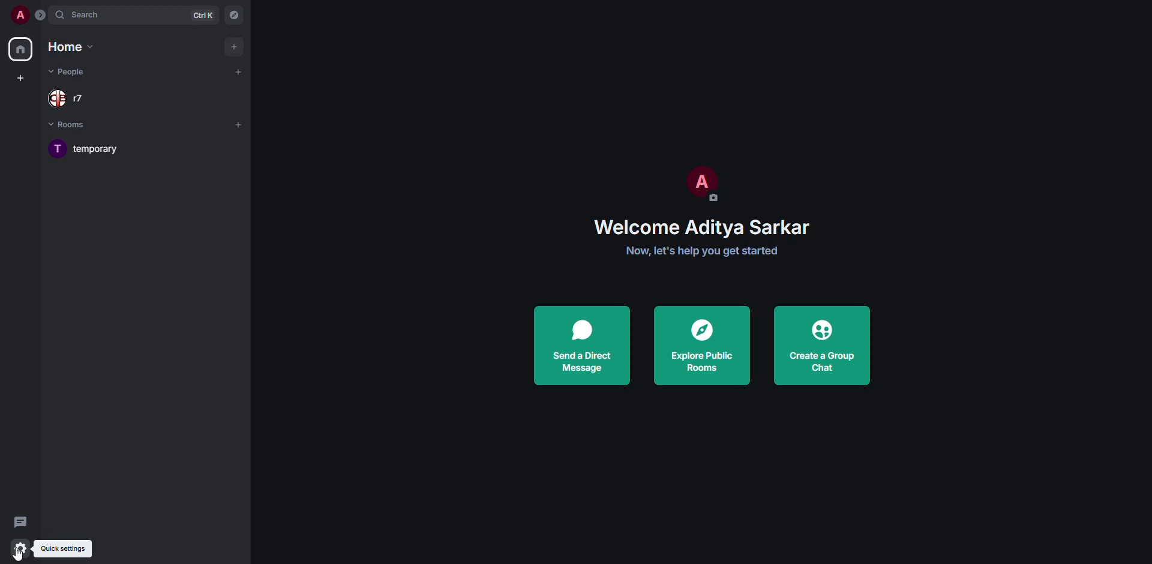 The height and width of the screenshot is (564, 1152). Describe the element at coordinates (73, 72) in the screenshot. I see `people` at that location.